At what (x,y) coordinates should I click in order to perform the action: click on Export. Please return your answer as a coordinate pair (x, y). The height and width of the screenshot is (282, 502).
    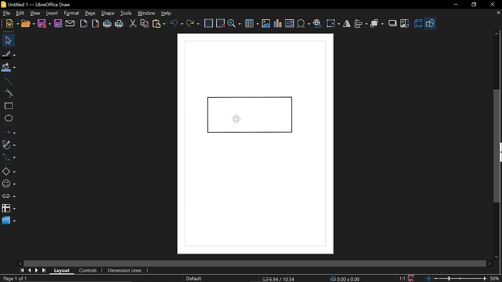
    Looking at the image, I should click on (84, 23).